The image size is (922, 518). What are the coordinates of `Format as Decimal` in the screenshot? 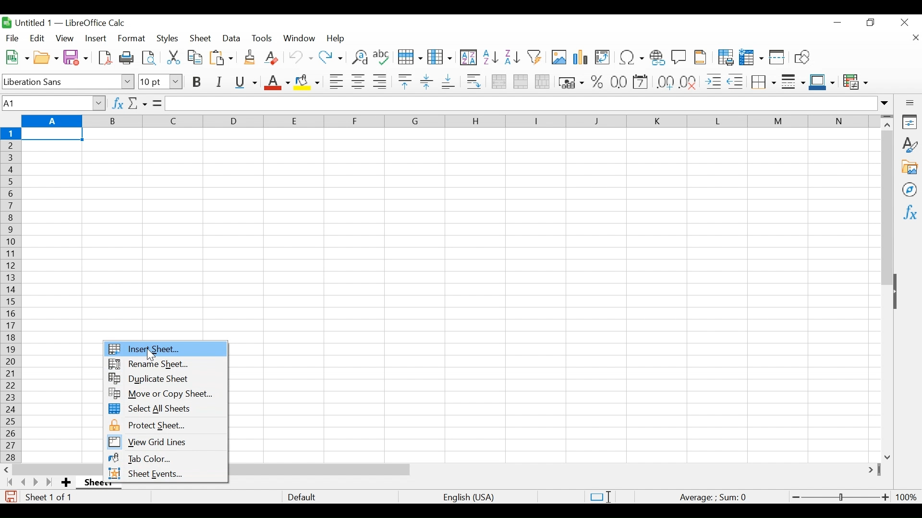 It's located at (665, 83).